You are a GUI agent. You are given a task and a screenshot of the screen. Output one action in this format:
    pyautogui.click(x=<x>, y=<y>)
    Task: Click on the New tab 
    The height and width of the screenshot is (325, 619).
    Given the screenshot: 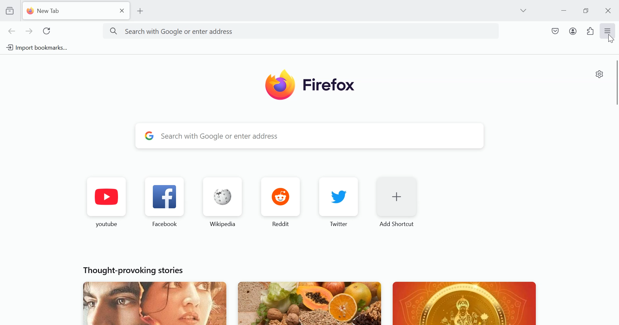 What is the action you would take?
    pyautogui.click(x=62, y=11)
    